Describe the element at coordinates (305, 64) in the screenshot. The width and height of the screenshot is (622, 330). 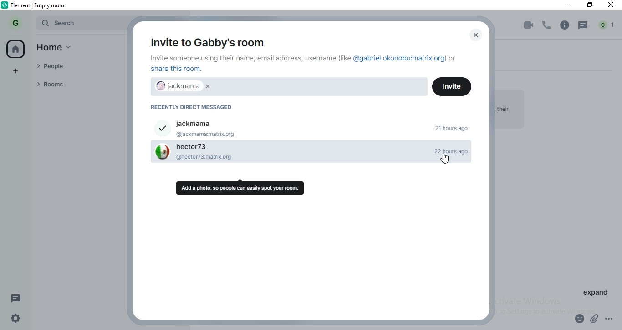
I see `text 1` at that location.